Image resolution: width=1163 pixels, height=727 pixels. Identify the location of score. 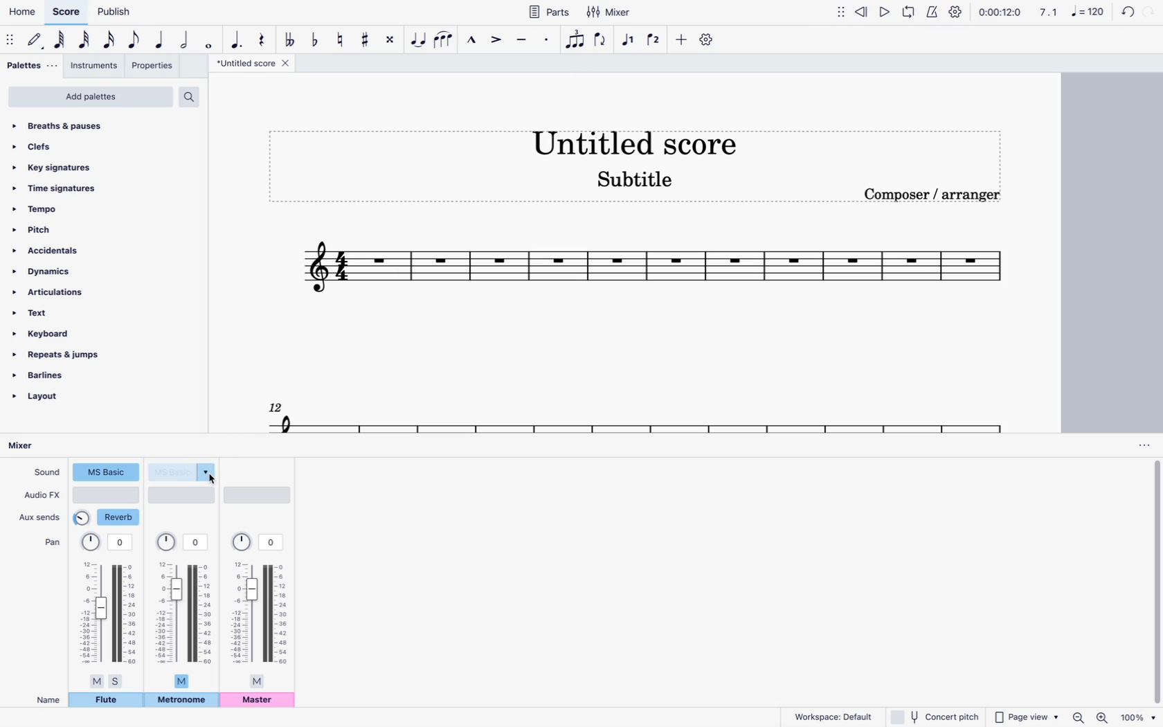
(652, 271).